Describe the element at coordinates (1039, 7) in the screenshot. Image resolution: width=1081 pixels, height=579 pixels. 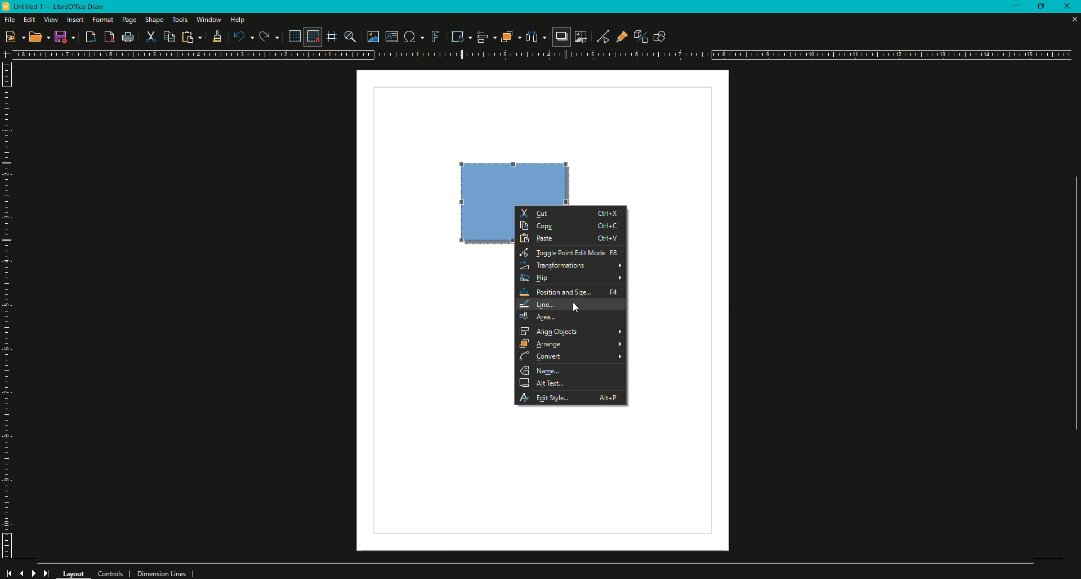
I see `Restore` at that location.